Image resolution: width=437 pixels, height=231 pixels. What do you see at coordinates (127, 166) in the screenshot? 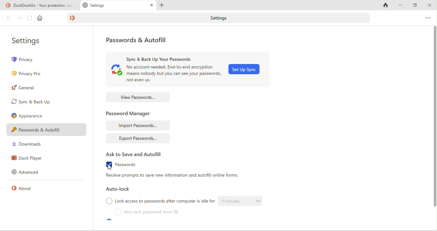
I see `passwords` at bounding box center [127, 166].